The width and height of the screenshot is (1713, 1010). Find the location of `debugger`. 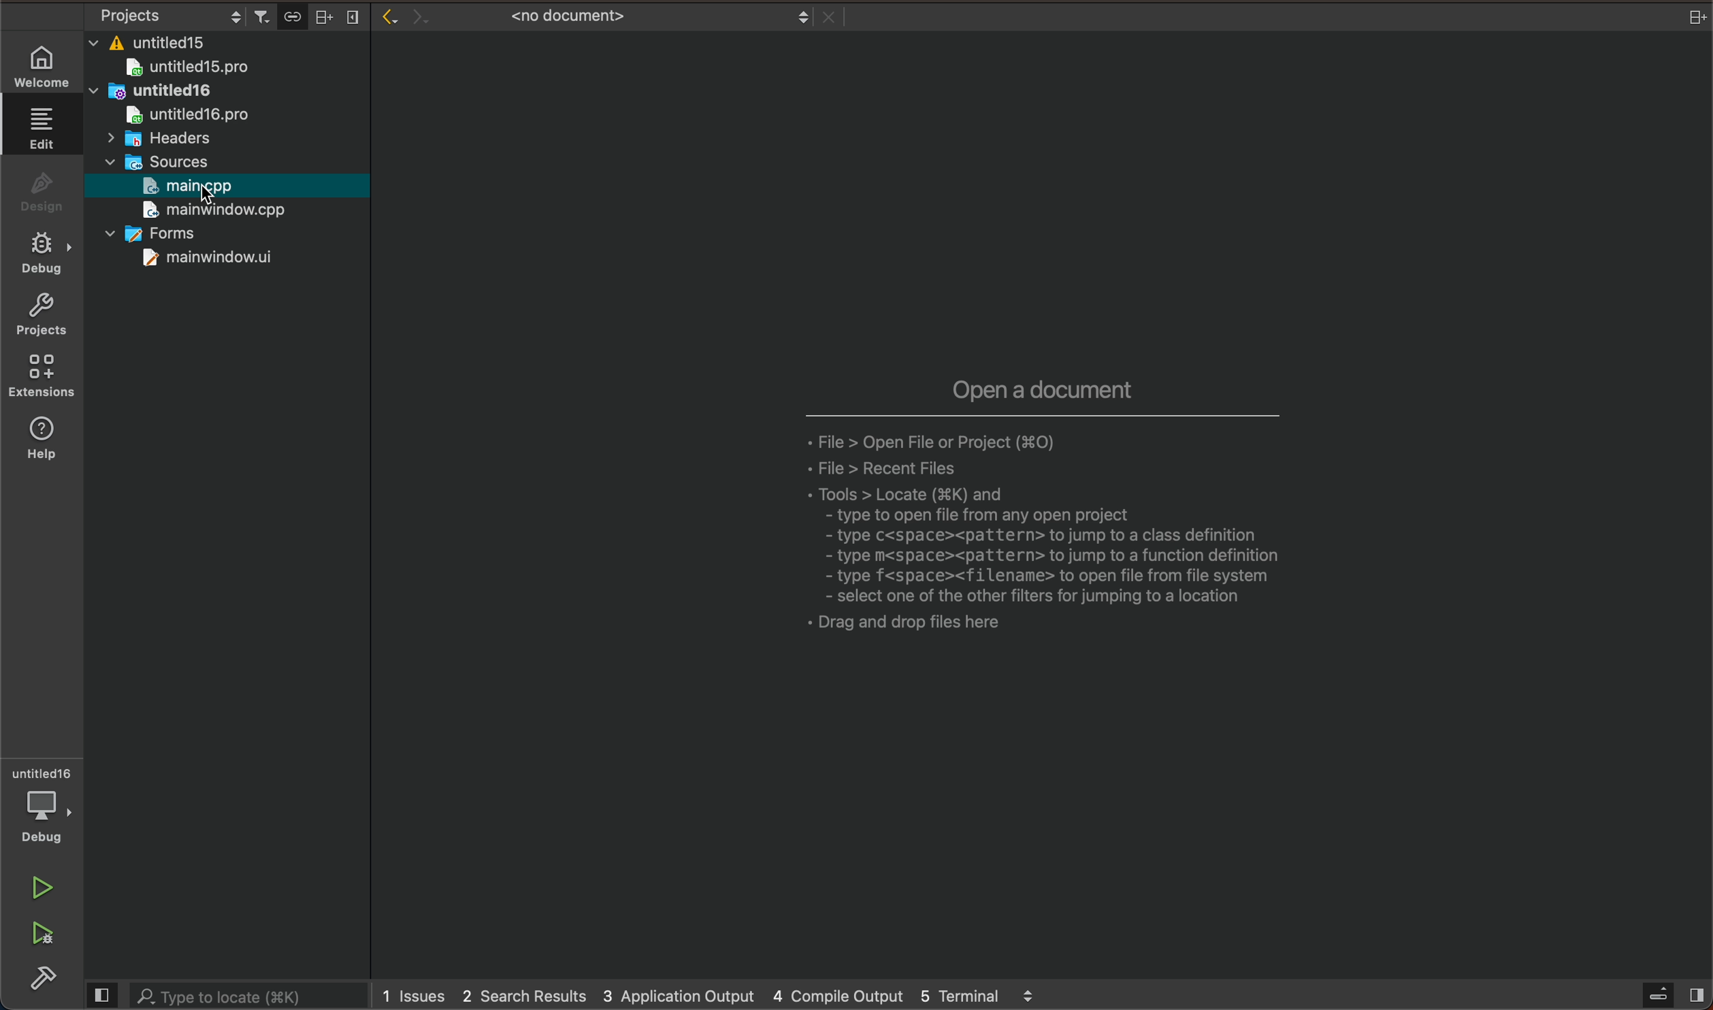

debugger is located at coordinates (40, 806).